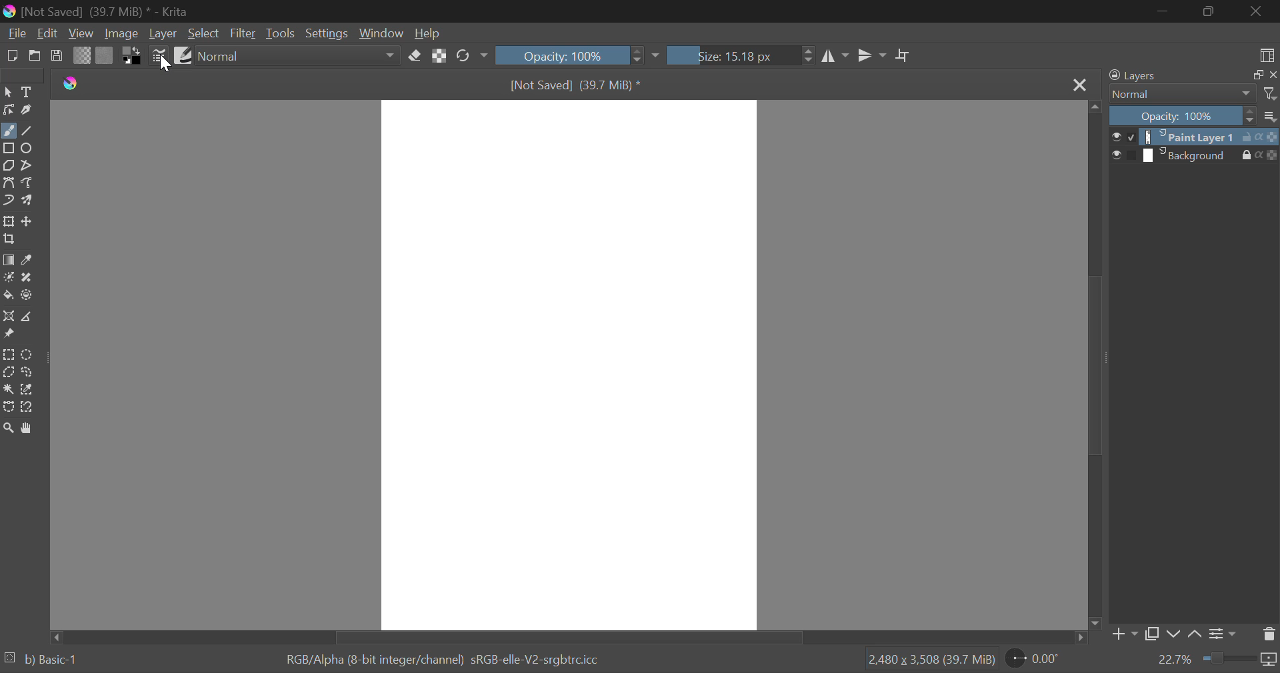 This screenshot has height=673, width=1280. What do you see at coordinates (8, 109) in the screenshot?
I see `Edit Shapes` at bounding box center [8, 109].